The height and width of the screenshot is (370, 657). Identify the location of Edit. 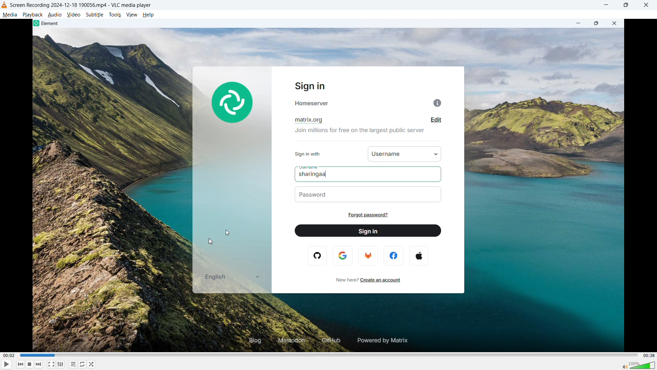
(434, 121).